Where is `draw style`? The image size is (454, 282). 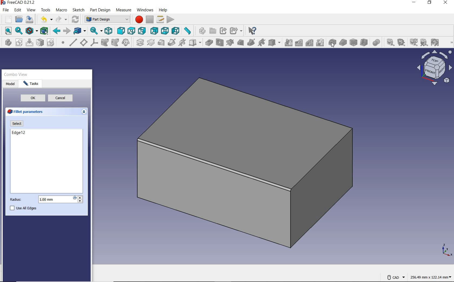 draw style is located at coordinates (32, 31).